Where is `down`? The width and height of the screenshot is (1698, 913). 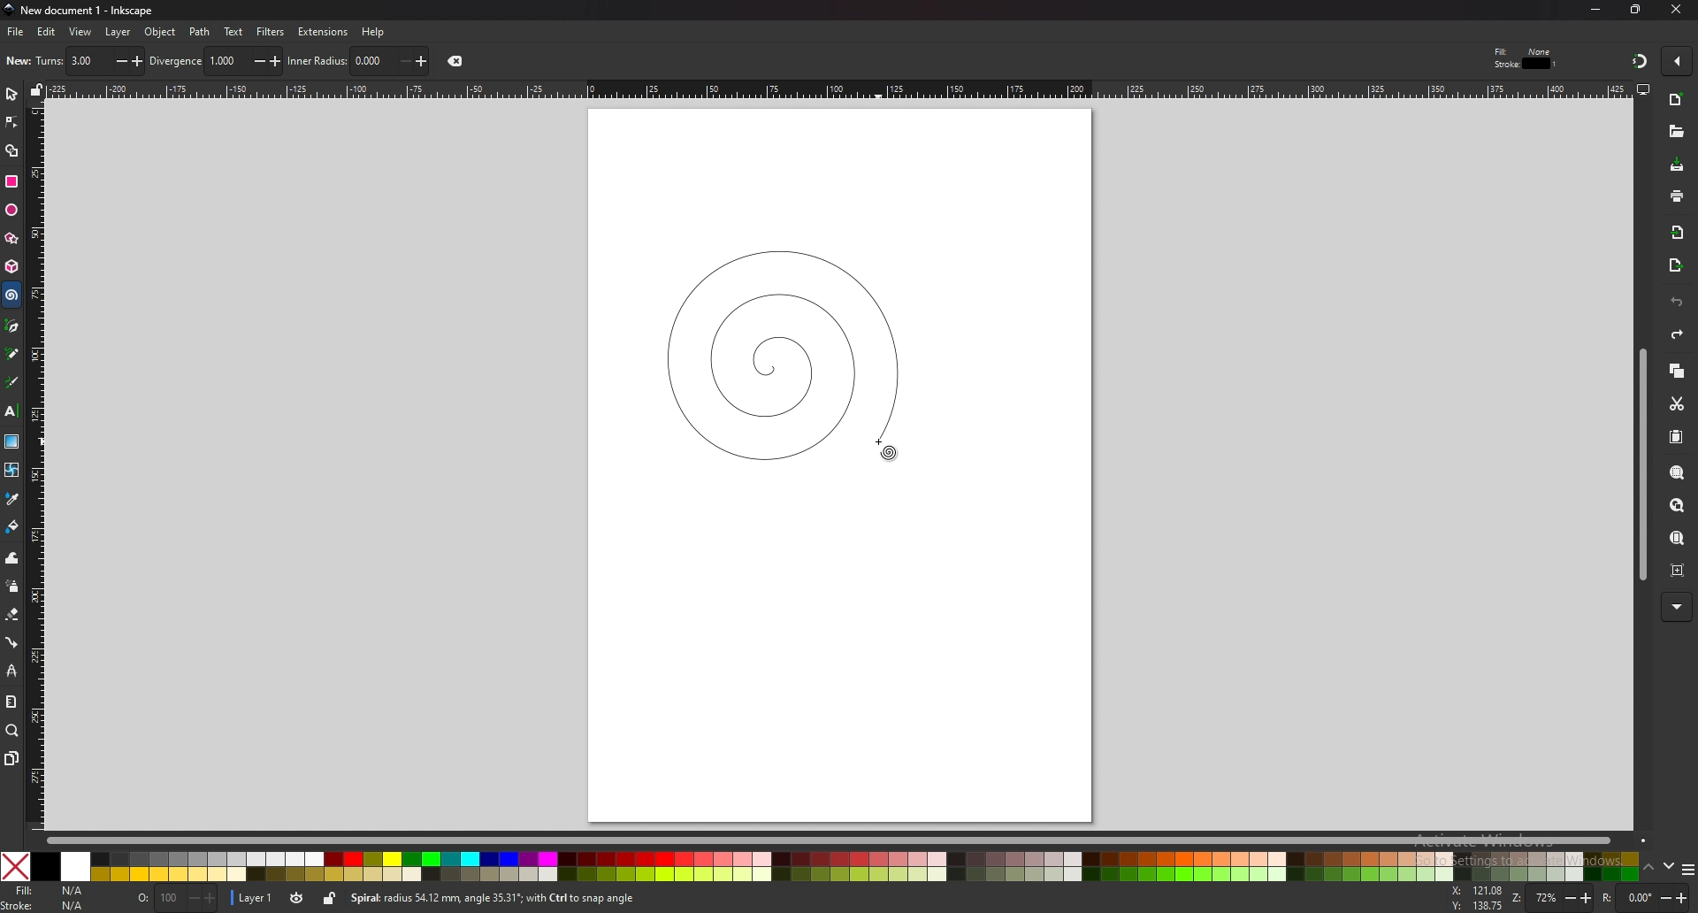
down is located at coordinates (1668, 866).